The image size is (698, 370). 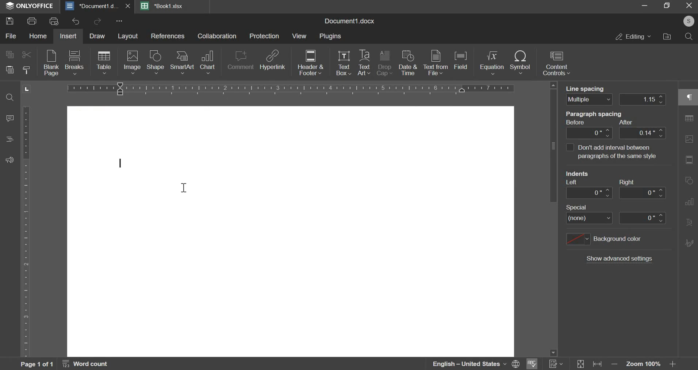 I want to click on paragraph spacing before, so click(x=589, y=133).